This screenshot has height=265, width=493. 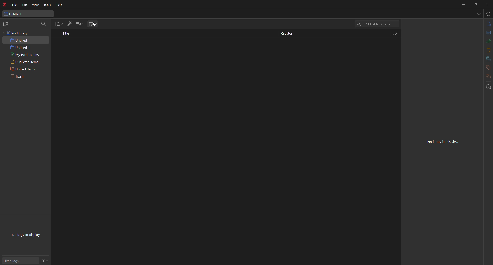 I want to click on unfiled items, so click(x=22, y=69).